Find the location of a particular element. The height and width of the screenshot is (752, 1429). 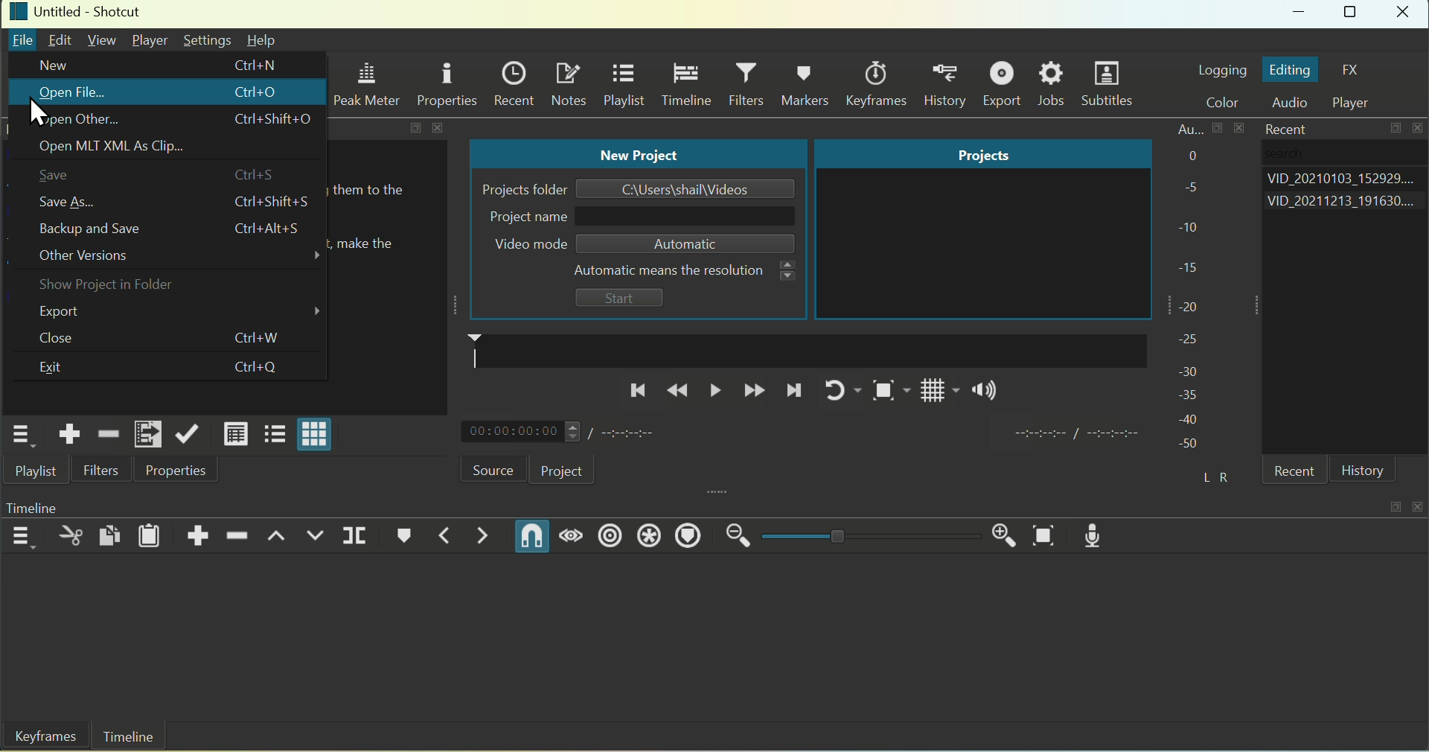

Snap is located at coordinates (531, 535).